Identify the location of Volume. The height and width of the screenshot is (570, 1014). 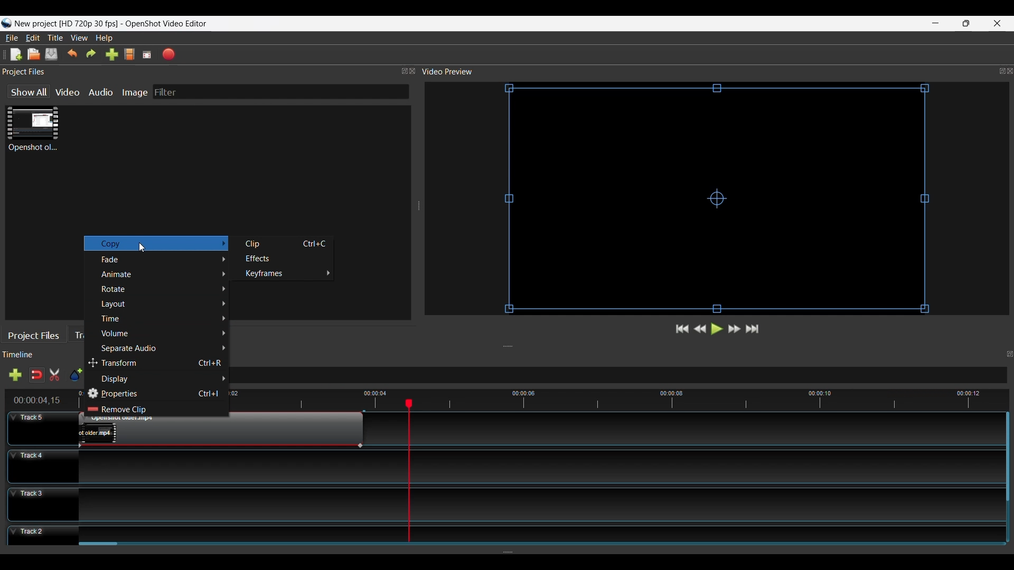
(164, 333).